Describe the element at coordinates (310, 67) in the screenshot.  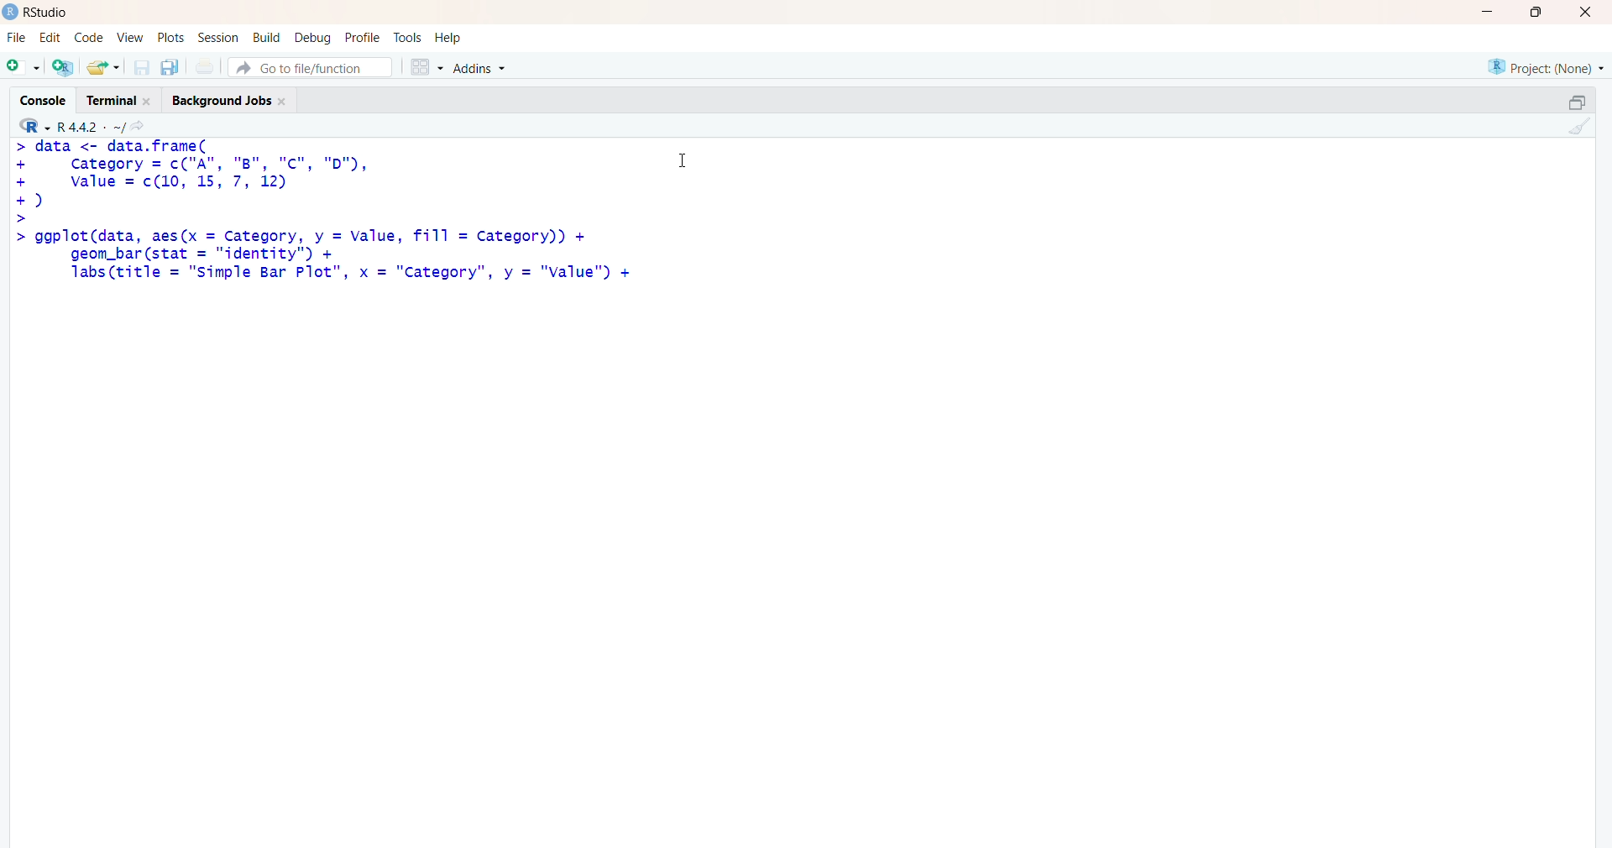
I see `# Go to file/function` at that location.